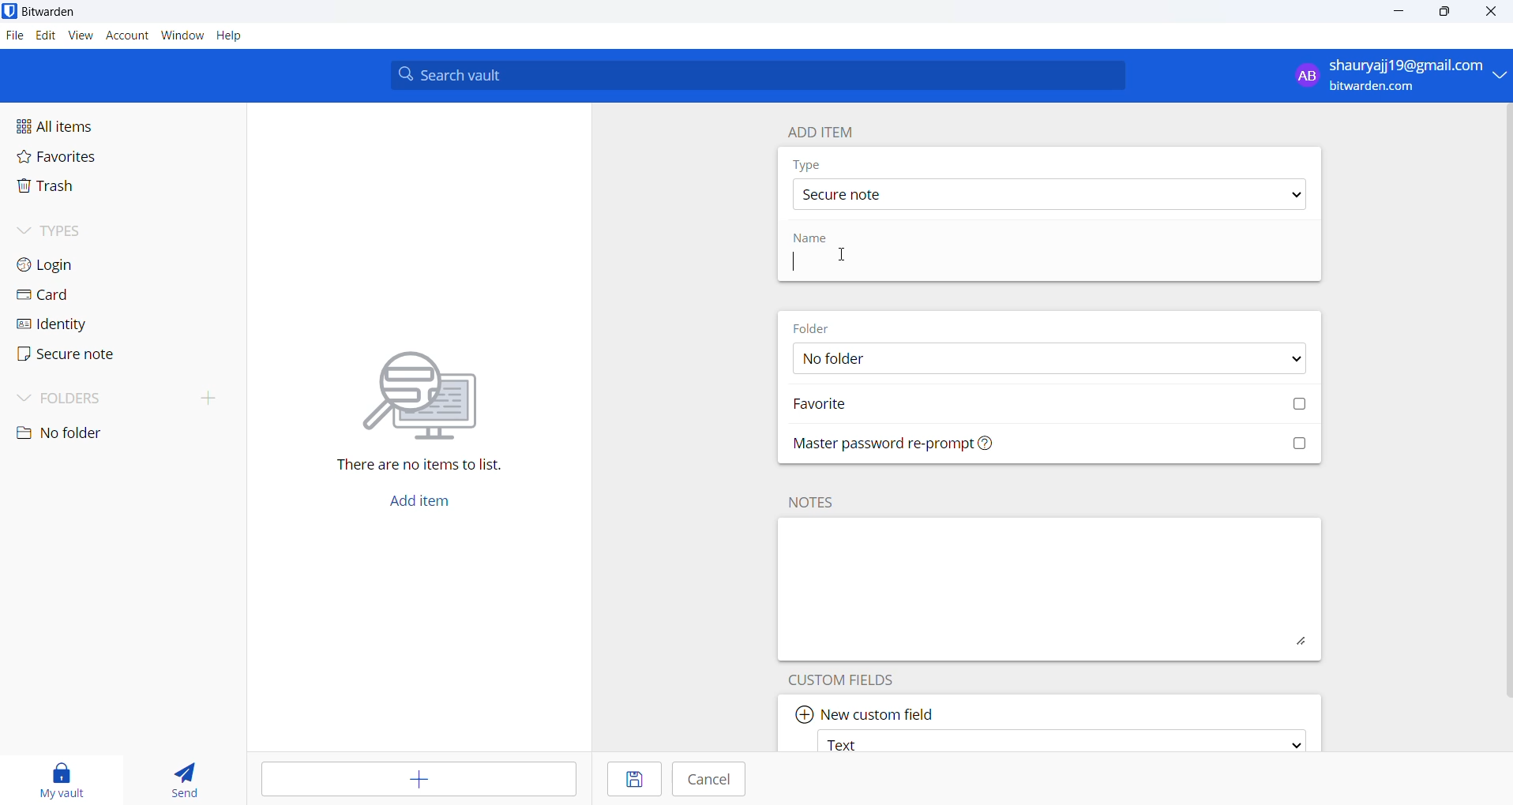  Describe the element at coordinates (182, 36) in the screenshot. I see `window` at that location.